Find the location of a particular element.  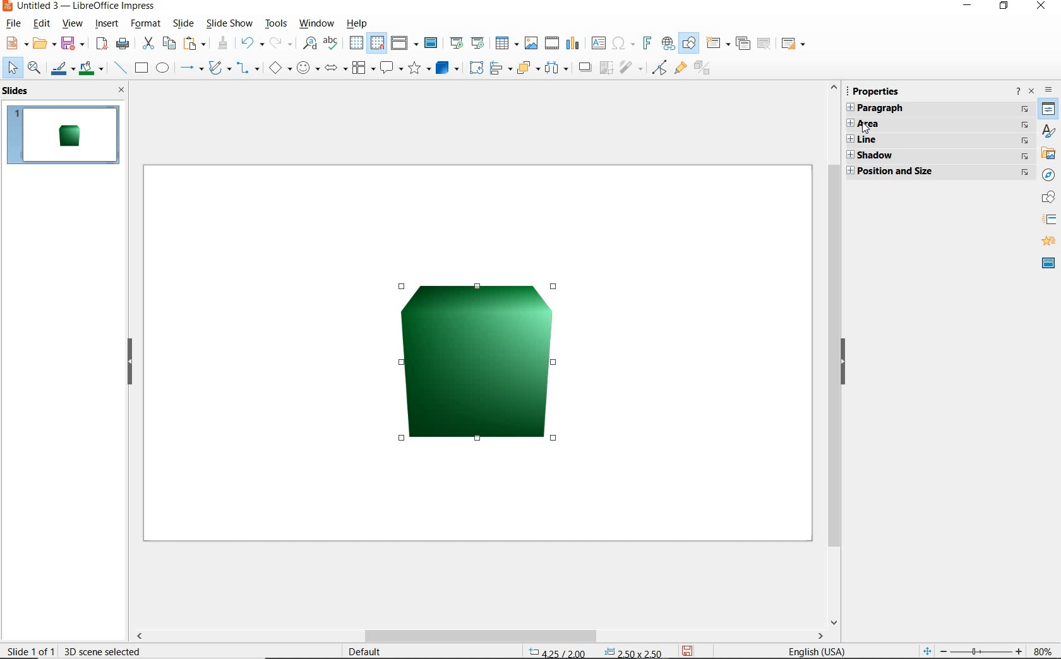

TOGGLE EXTRUSION is located at coordinates (704, 69).